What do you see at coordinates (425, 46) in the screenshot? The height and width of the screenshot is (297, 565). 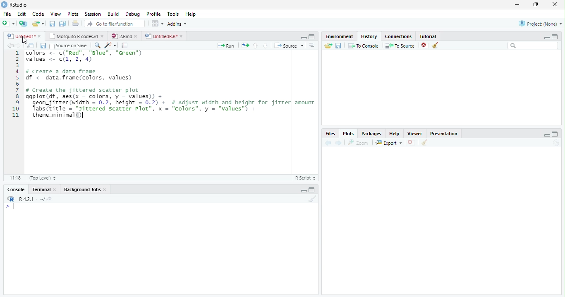 I see `Remove the selected history entries` at bounding box center [425, 46].